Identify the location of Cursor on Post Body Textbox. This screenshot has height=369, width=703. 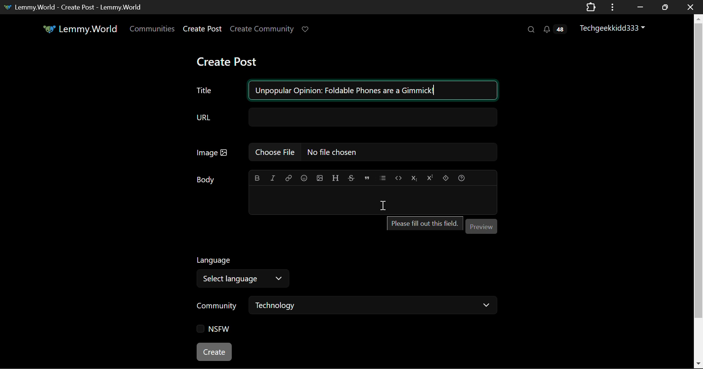
(383, 206).